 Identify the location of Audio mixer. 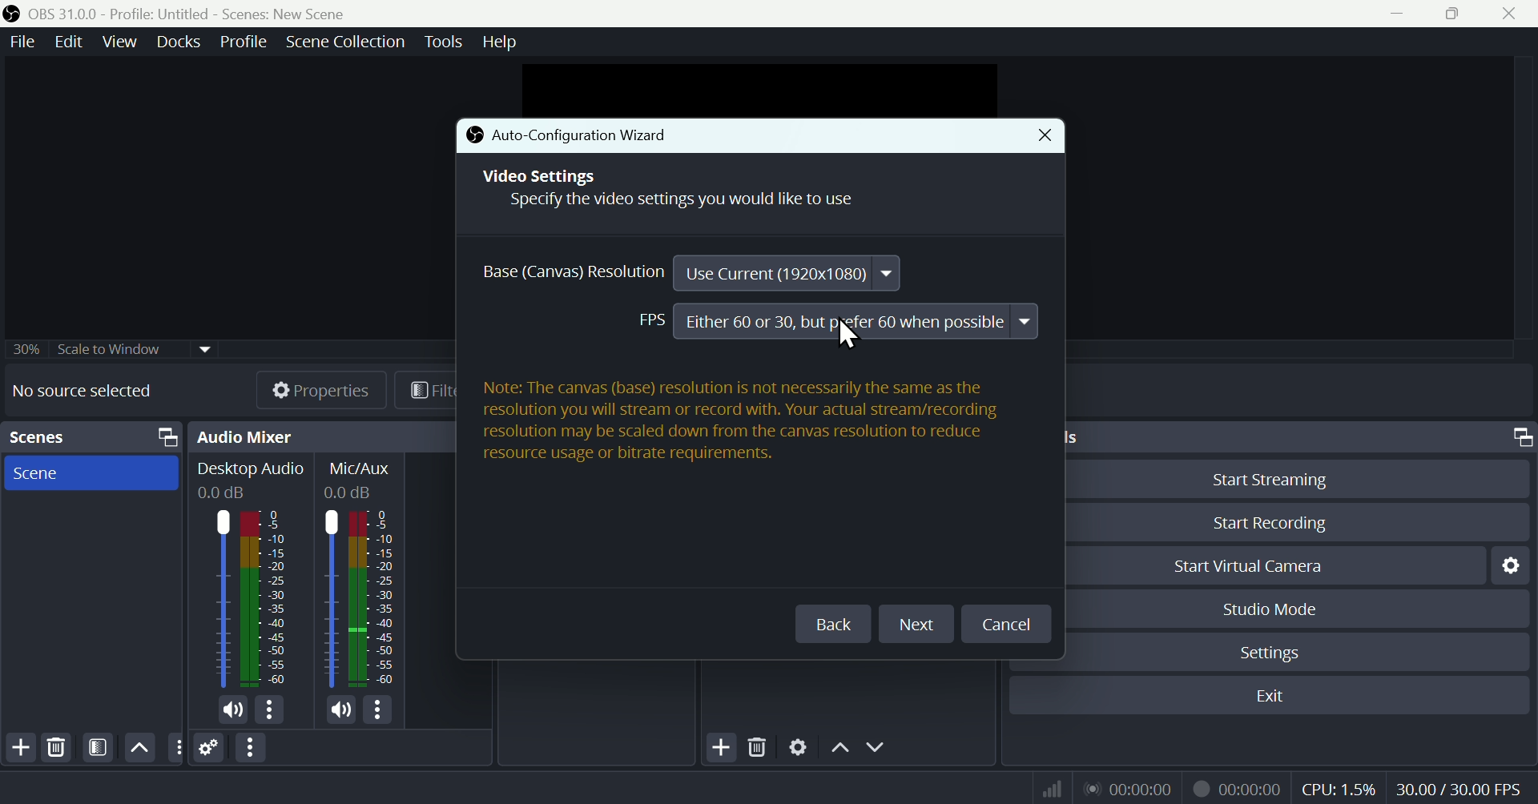
(251, 577).